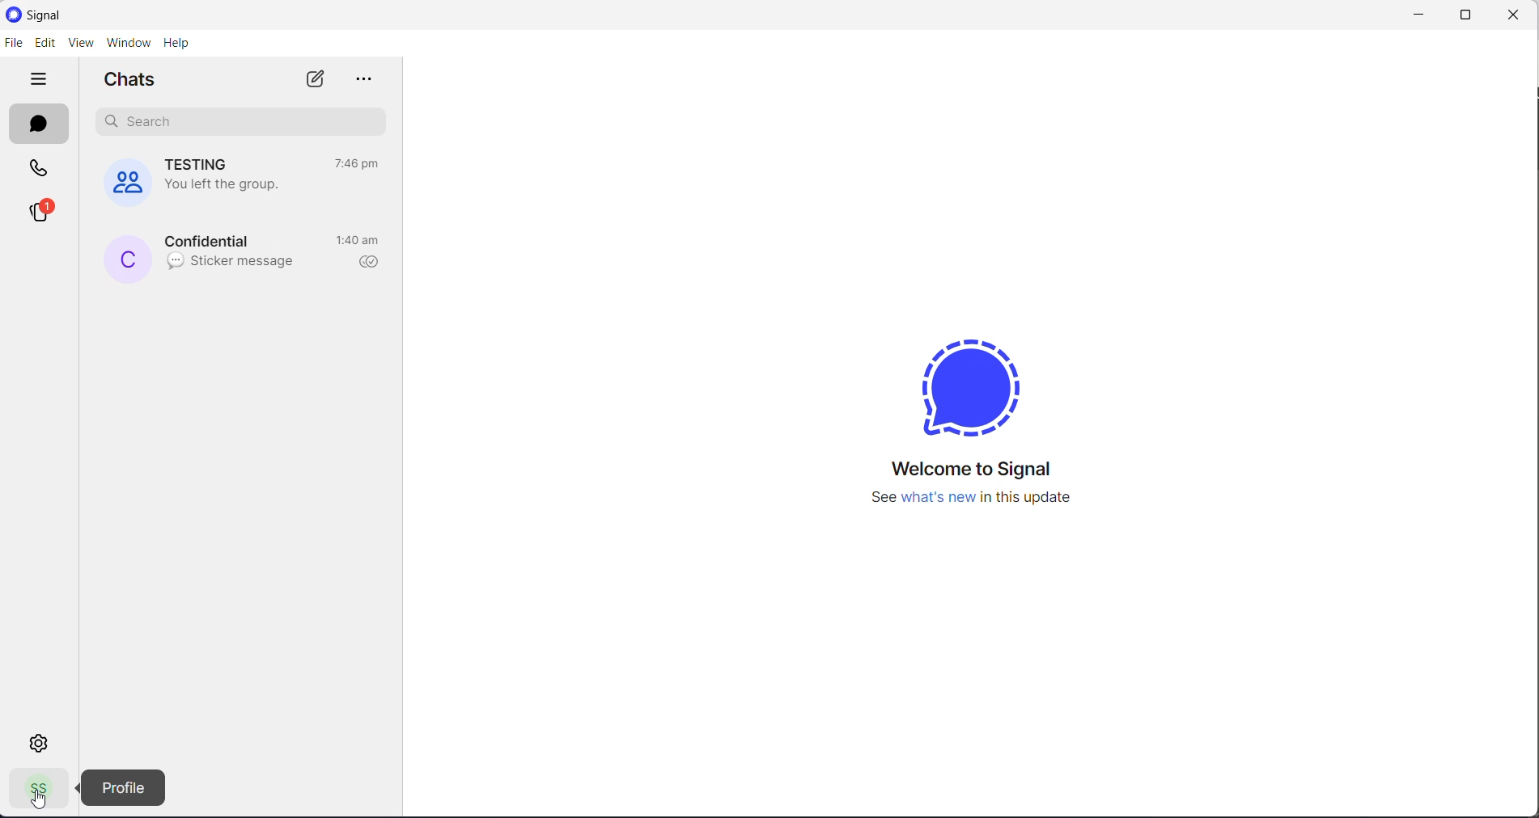 The image size is (1539, 818). I want to click on Cursor, so click(35, 799).